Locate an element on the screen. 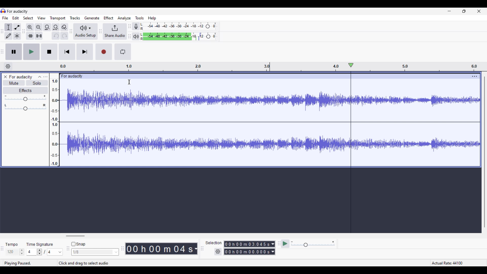 The width and height of the screenshot is (487, 274). Duration measurement options is located at coordinates (196, 249).